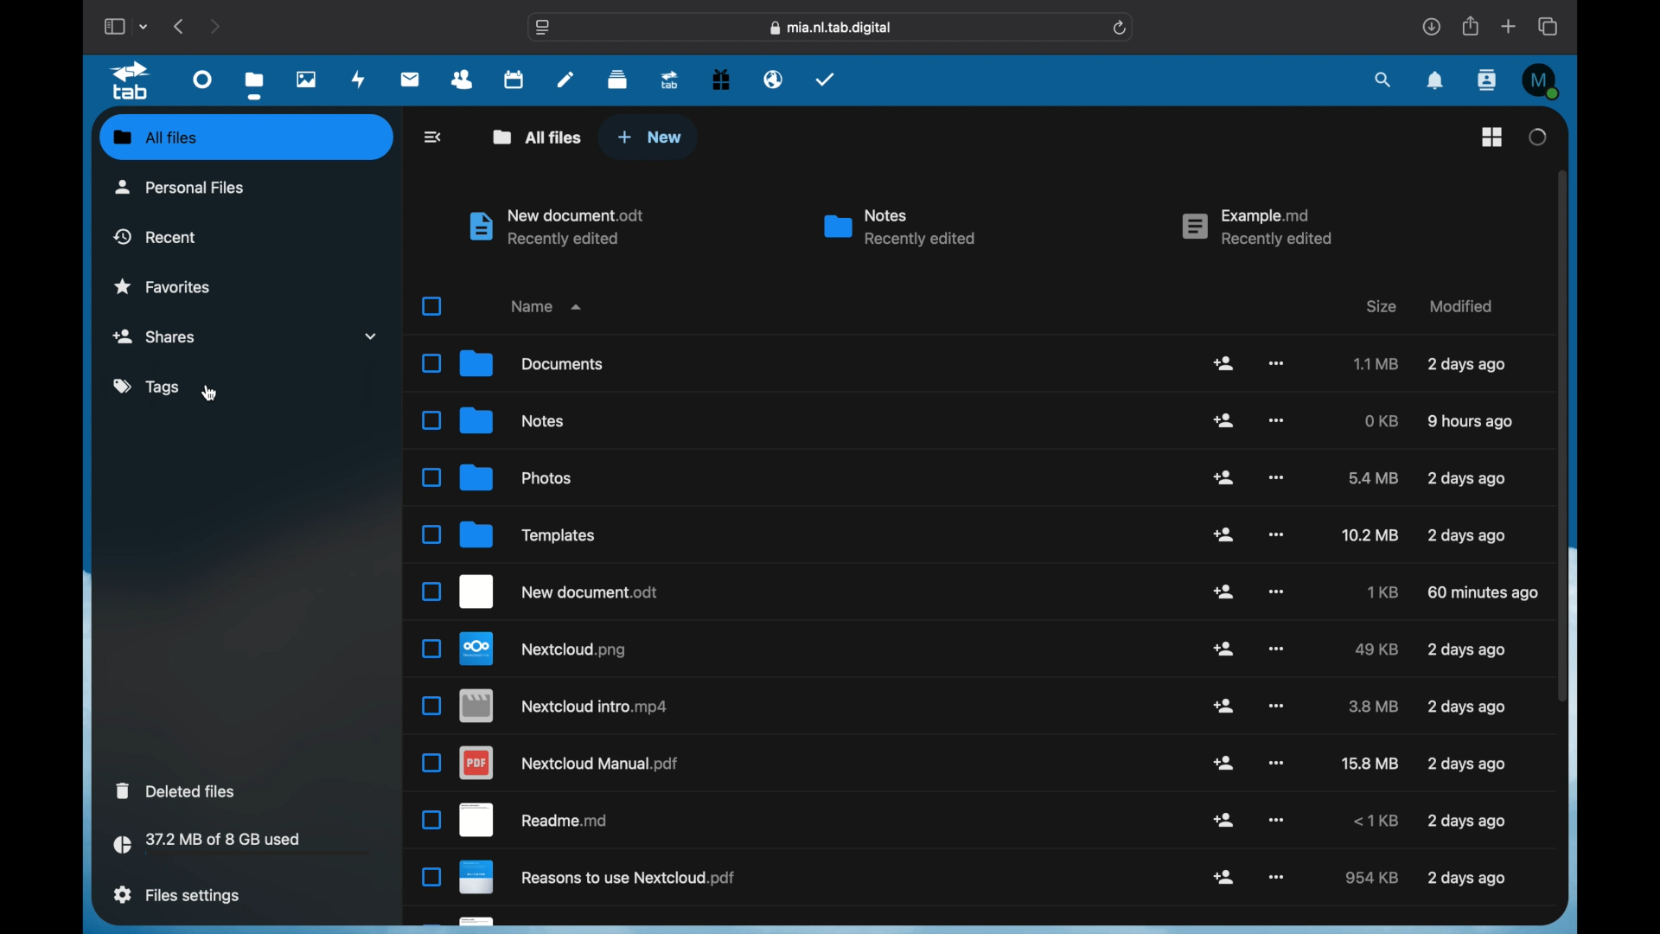 The image size is (1660, 934). What do you see at coordinates (430, 421) in the screenshot?
I see `Unselected checkbox` at bounding box center [430, 421].